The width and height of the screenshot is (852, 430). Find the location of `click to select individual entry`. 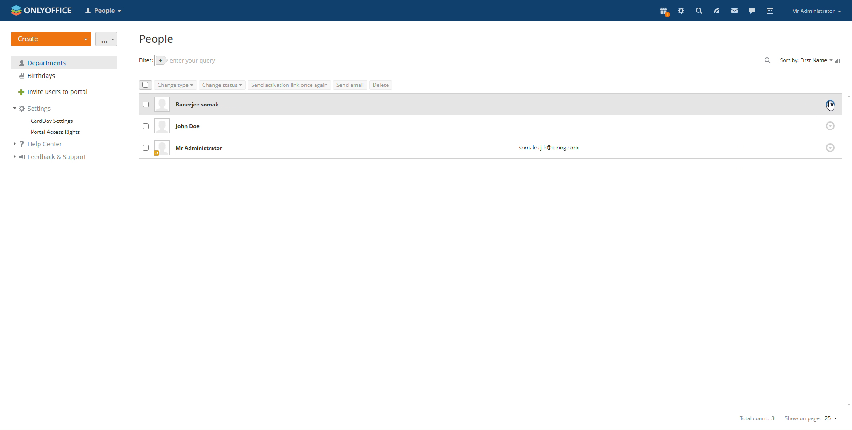

click to select individual entry is located at coordinates (146, 148).